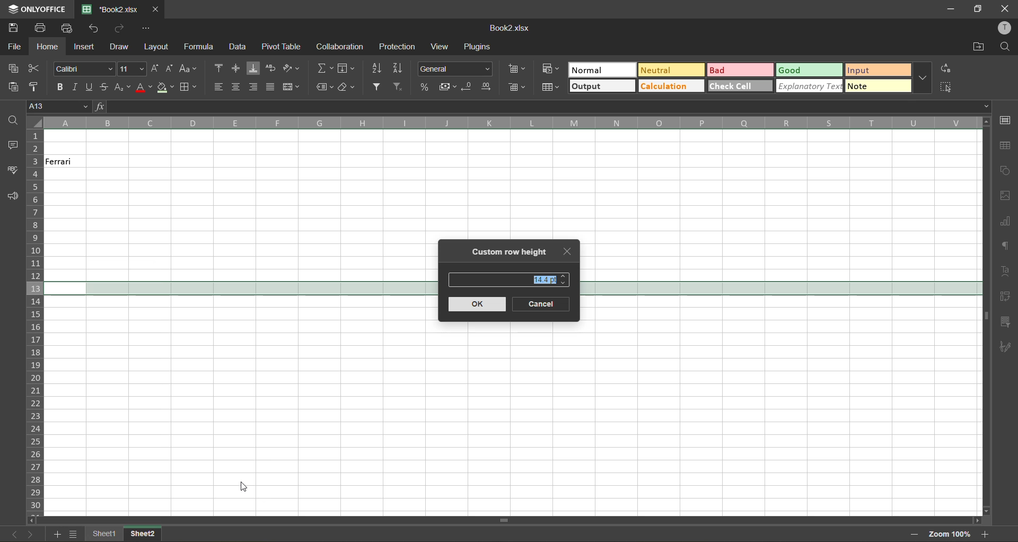 This screenshot has height=542, width=1018. I want to click on conditional formatting, so click(550, 69).